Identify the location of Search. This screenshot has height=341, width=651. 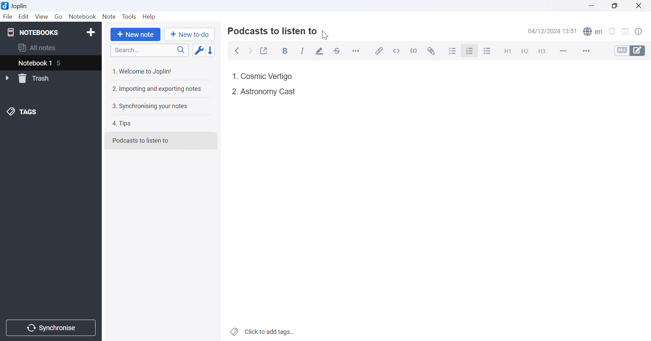
(149, 51).